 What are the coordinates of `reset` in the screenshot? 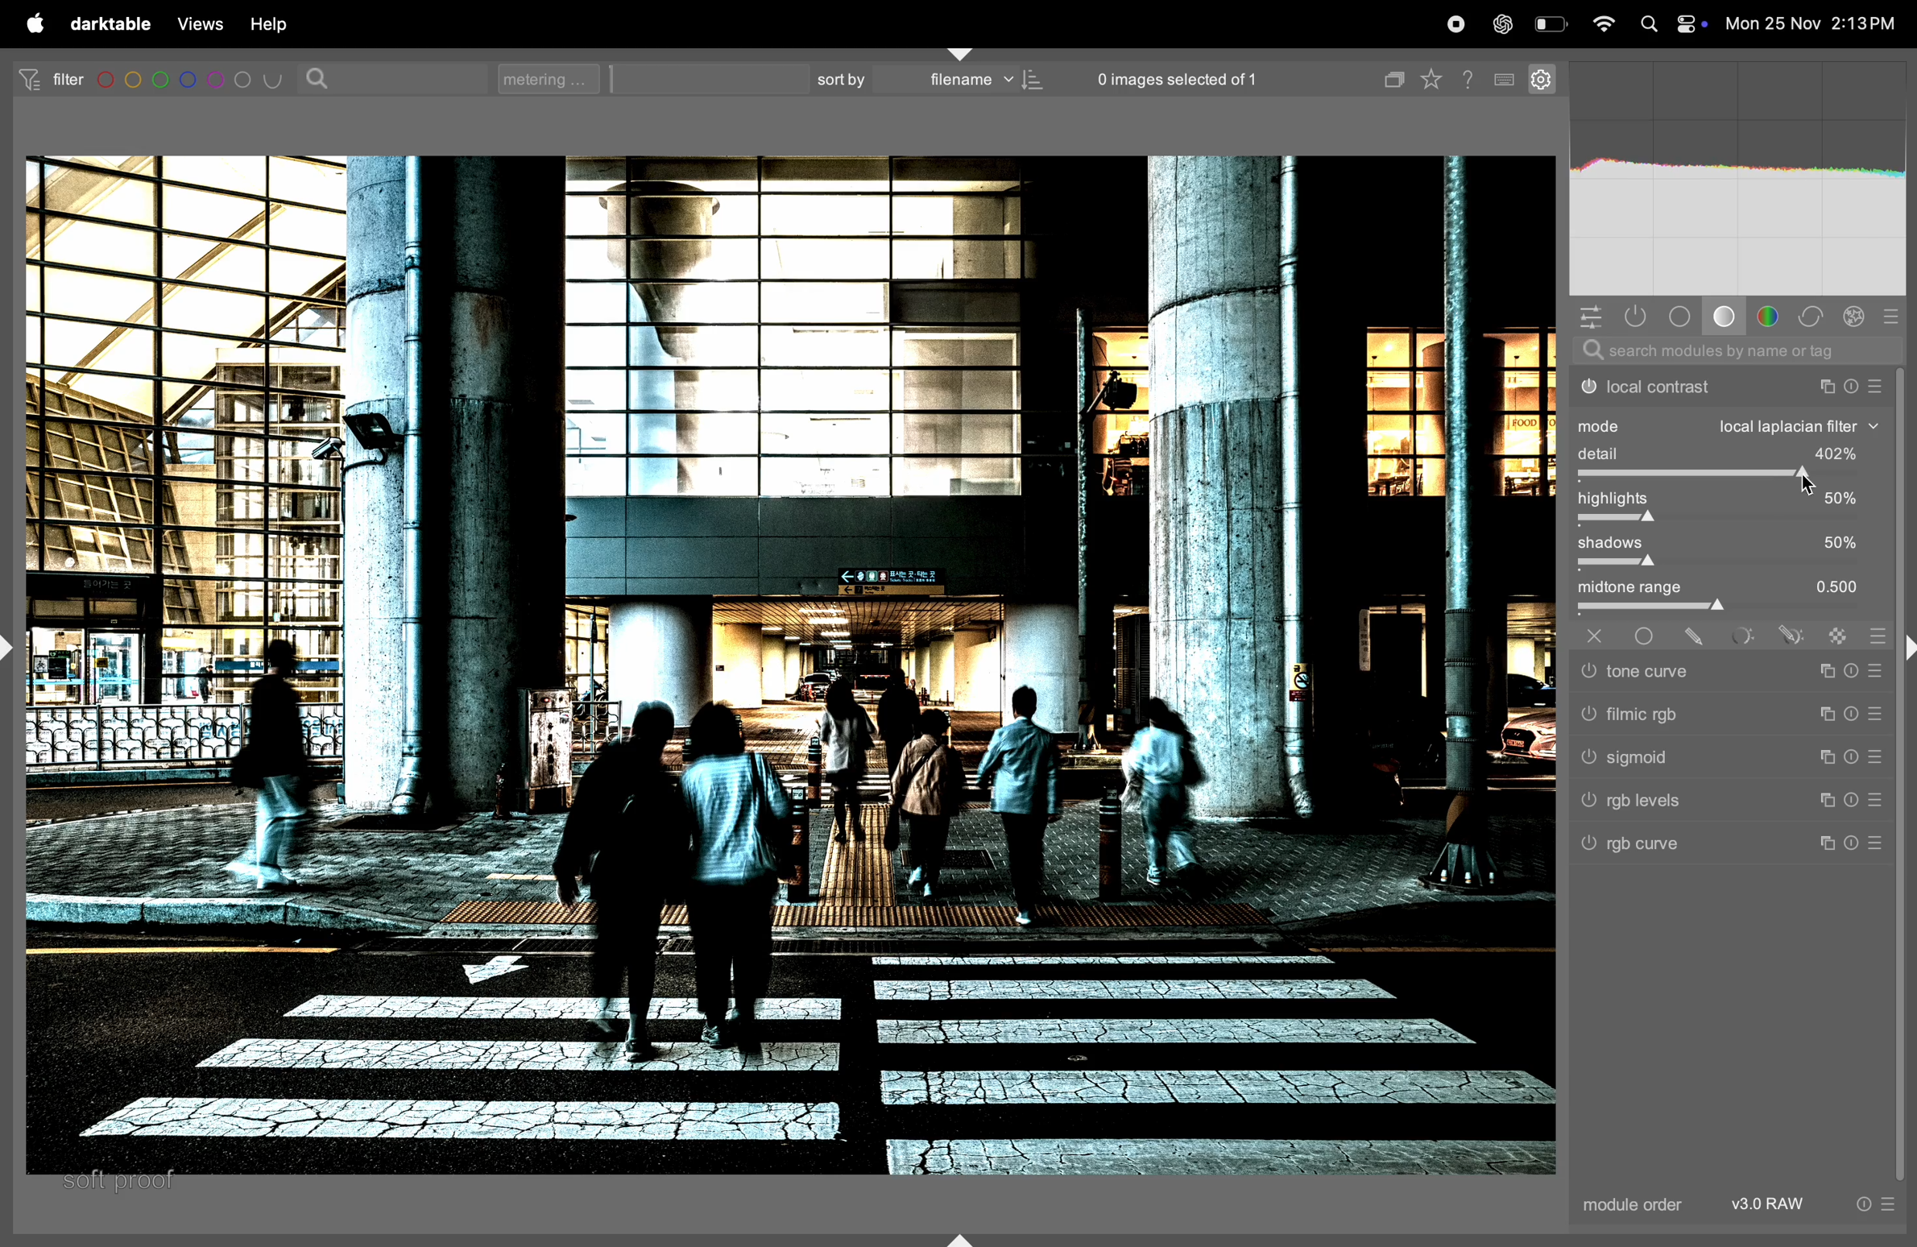 It's located at (1852, 669).